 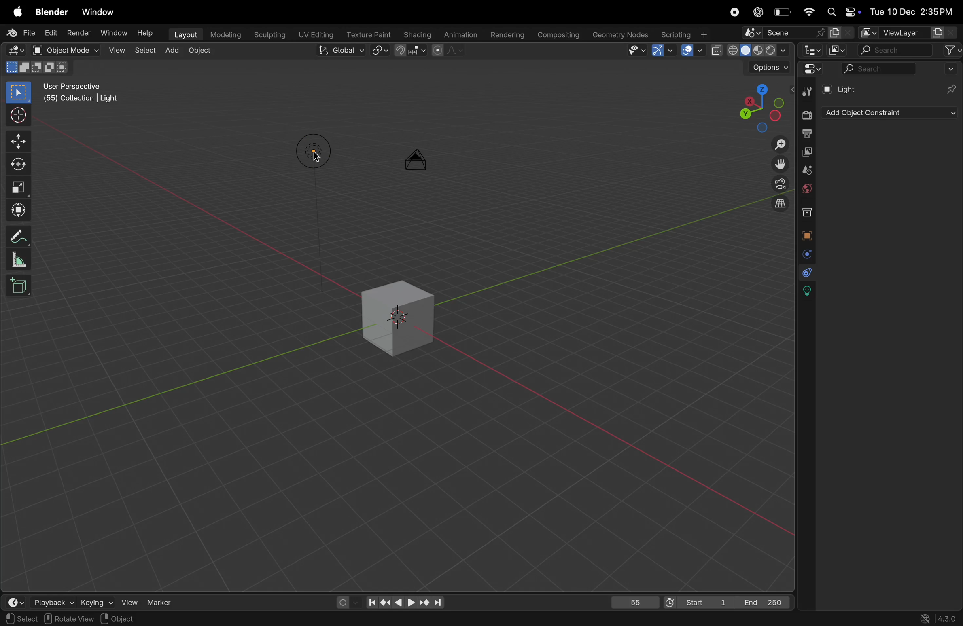 What do you see at coordinates (782, 146) in the screenshot?
I see `Zoom` at bounding box center [782, 146].